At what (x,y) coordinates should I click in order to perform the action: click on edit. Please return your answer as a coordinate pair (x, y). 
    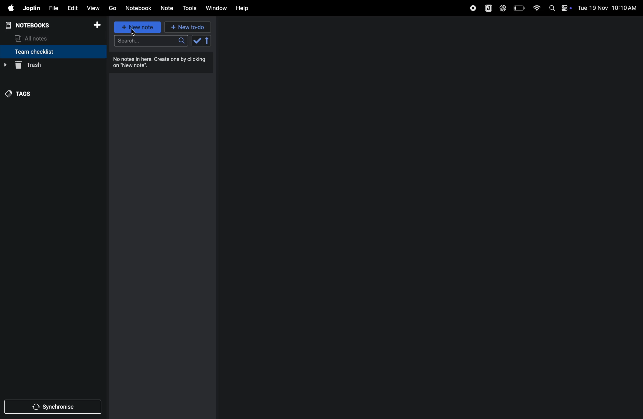
    Looking at the image, I should click on (72, 8).